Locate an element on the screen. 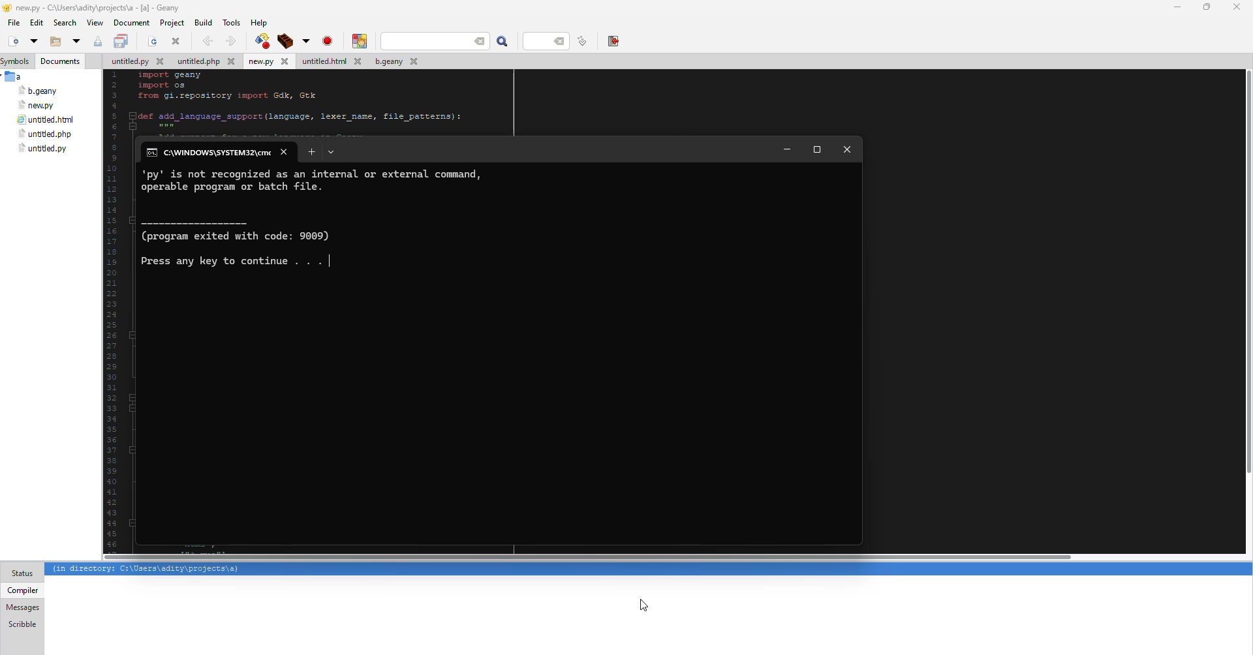 The height and width of the screenshot is (655, 1253). build is located at coordinates (286, 42).